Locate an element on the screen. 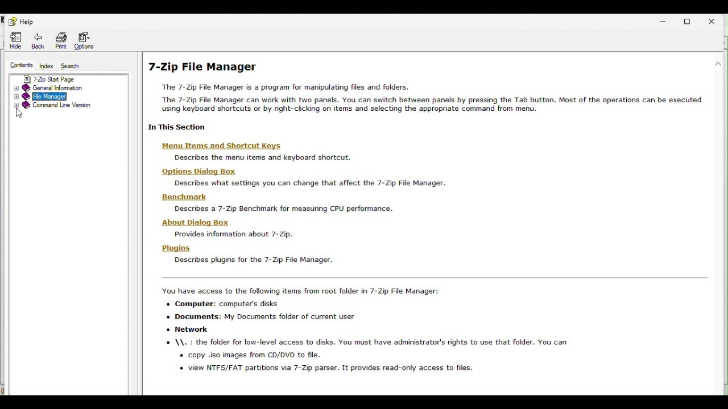  About Dialog Box is located at coordinates (202, 222).